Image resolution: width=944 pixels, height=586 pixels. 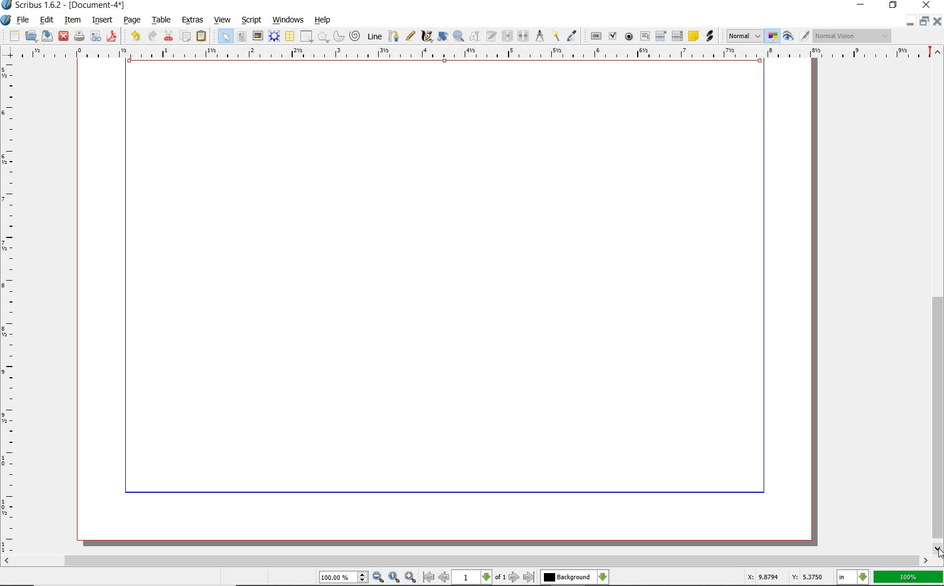 What do you see at coordinates (938, 21) in the screenshot?
I see `close` at bounding box center [938, 21].